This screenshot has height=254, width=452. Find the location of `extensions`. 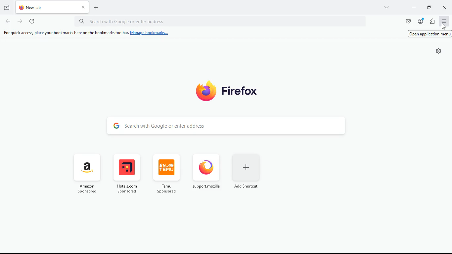

extensions is located at coordinates (433, 21).